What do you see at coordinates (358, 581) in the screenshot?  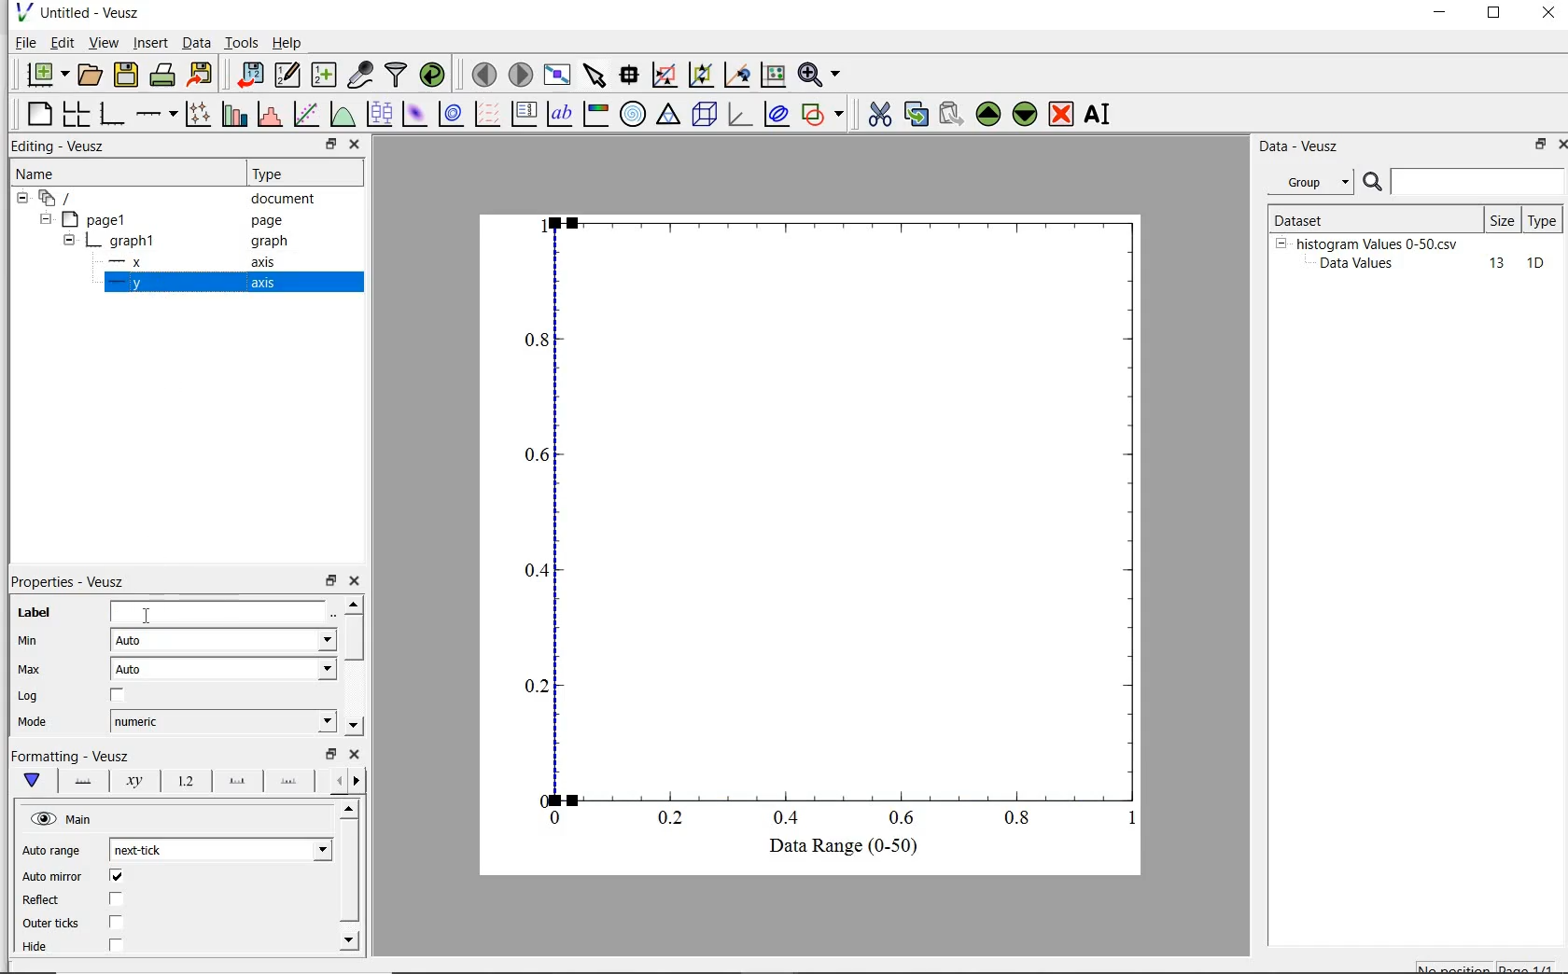 I see `close` at bounding box center [358, 581].